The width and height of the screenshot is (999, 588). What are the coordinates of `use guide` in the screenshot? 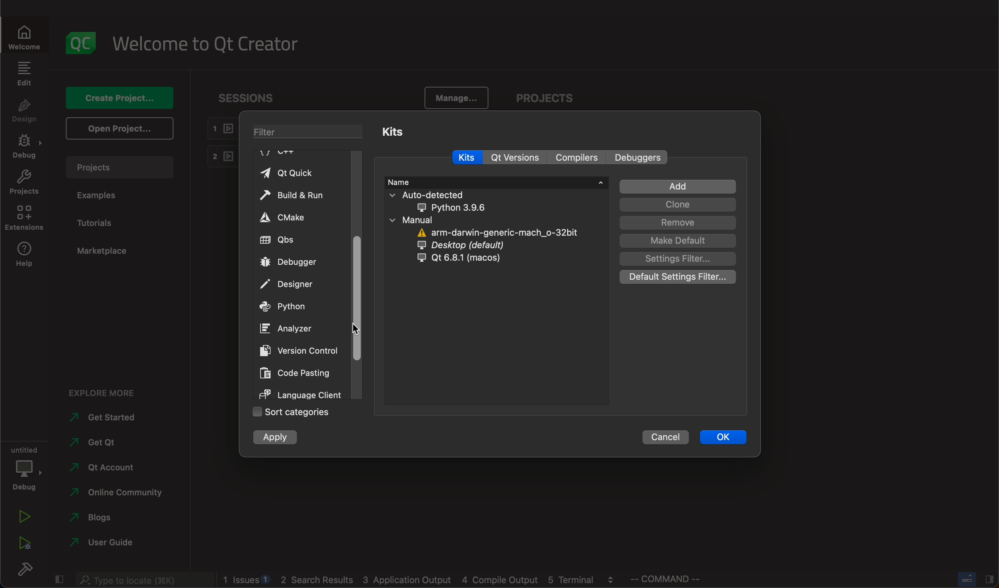 It's located at (103, 543).